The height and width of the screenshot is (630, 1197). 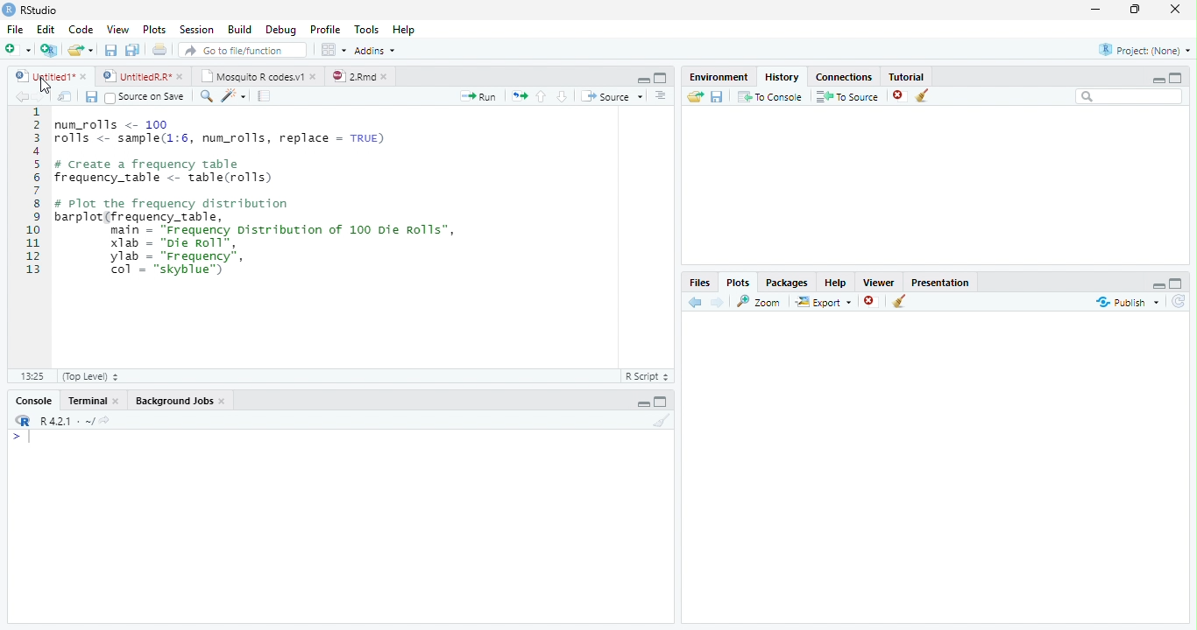 I want to click on Zoom, so click(x=761, y=302).